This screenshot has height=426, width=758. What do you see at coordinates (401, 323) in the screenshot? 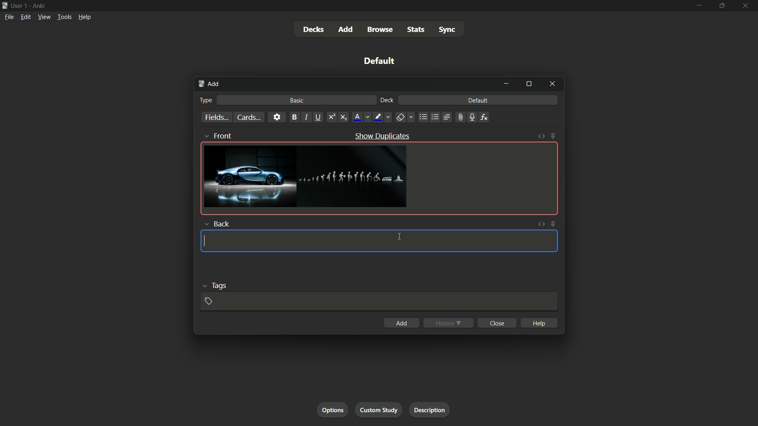
I see `add` at bounding box center [401, 323].